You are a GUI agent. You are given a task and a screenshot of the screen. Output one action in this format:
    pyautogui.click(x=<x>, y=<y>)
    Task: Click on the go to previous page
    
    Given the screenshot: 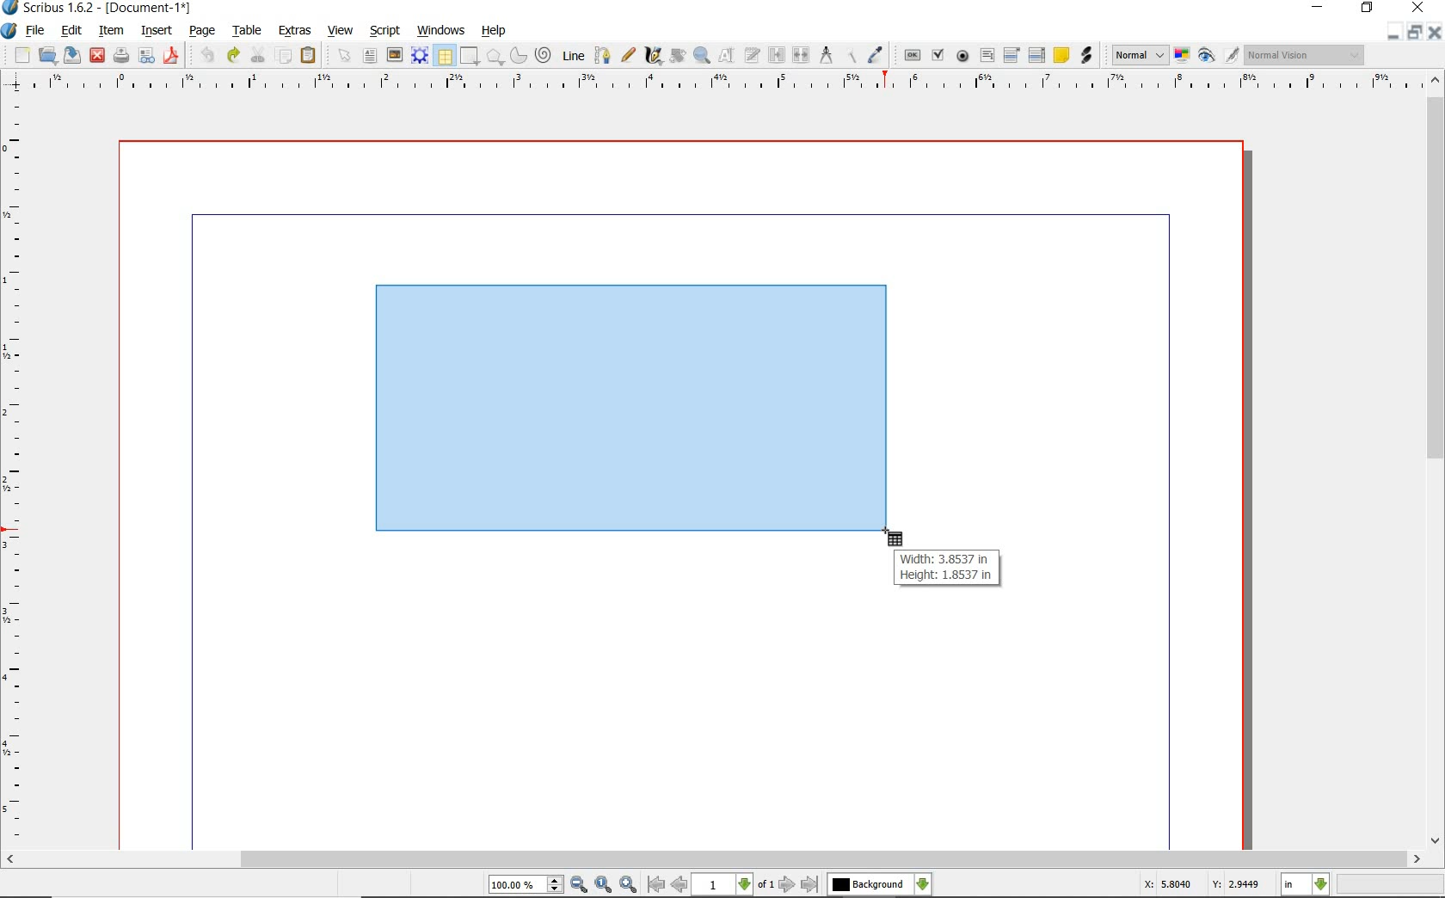 What is the action you would take?
    pyautogui.click(x=679, y=885)
    